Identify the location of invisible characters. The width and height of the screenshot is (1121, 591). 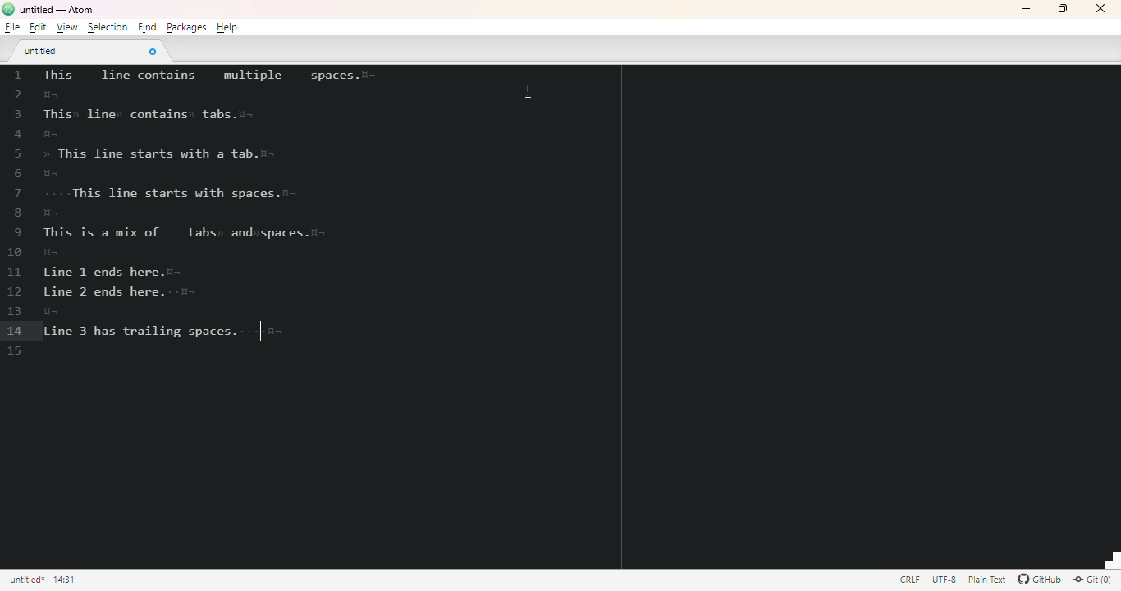
(51, 312).